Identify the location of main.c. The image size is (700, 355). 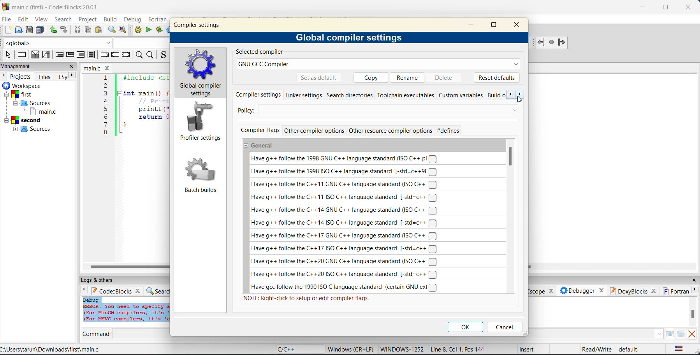
(98, 67).